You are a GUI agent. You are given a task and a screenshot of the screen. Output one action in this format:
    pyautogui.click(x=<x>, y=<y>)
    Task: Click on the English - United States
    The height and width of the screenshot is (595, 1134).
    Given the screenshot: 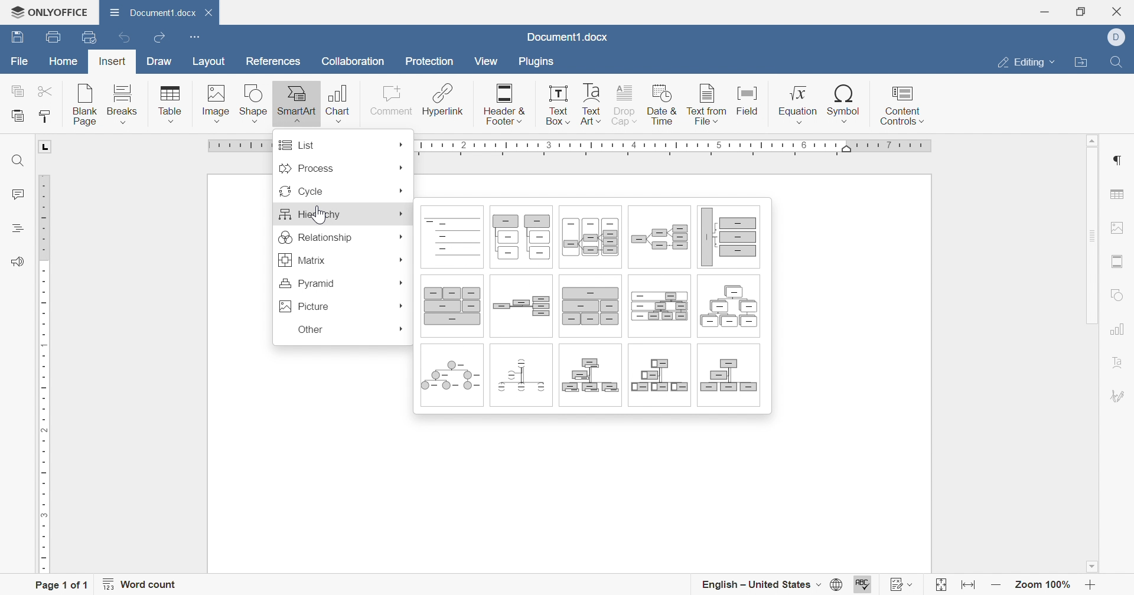 What is the action you would take?
    pyautogui.click(x=760, y=584)
    